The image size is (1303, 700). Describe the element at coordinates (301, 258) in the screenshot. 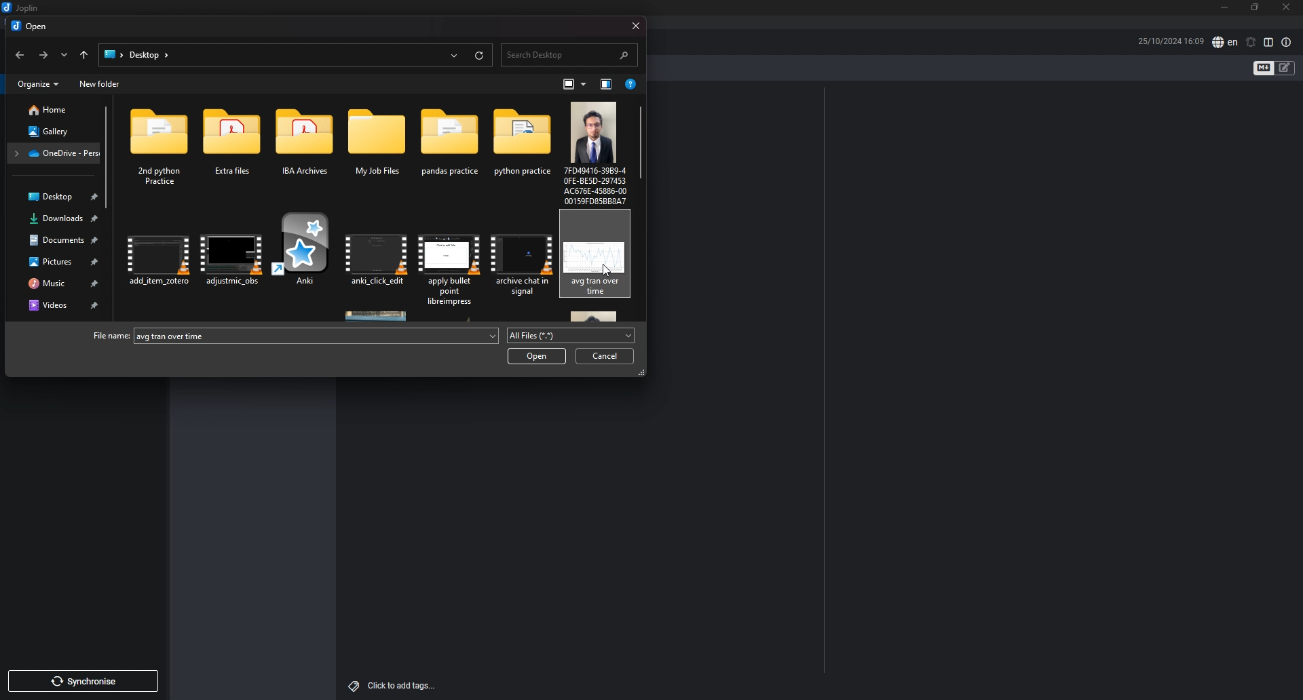

I see `Anki` at that location.